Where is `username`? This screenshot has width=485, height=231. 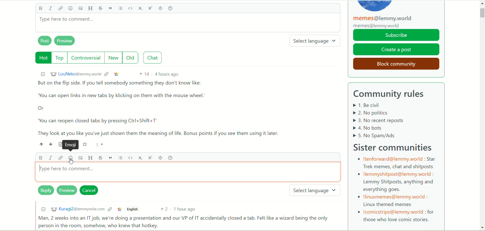 username is located at coordinates (75, 74).